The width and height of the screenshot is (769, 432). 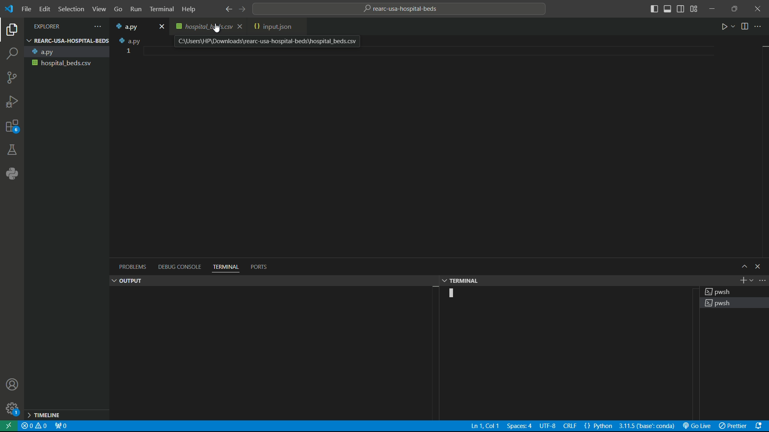 I want to click on toggle secondary side bar, so click(x=681, y=10).